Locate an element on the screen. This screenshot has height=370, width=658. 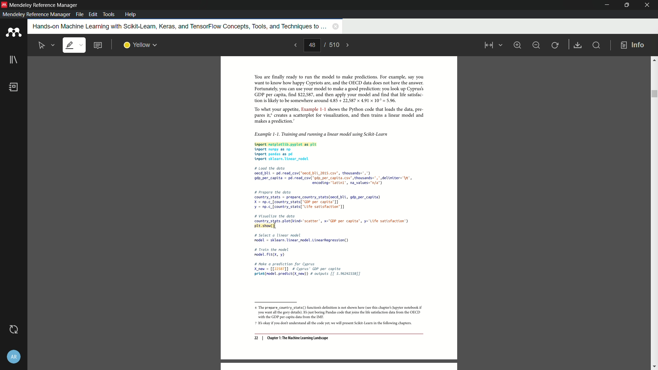
6 The prepare_country_stats() function's definition is not shown here (see this chapter's Jupyter notebook if
‘you want al th gory details). 6s just boring Pandas code that joins th ie satisfaction data from the OECD
‘with the GDP per capita dta from the IMF:

7 1s okay you dont understand all the code yet we will present Scikit-Lear inthe following chapters. is located at coordinates (336, 316).